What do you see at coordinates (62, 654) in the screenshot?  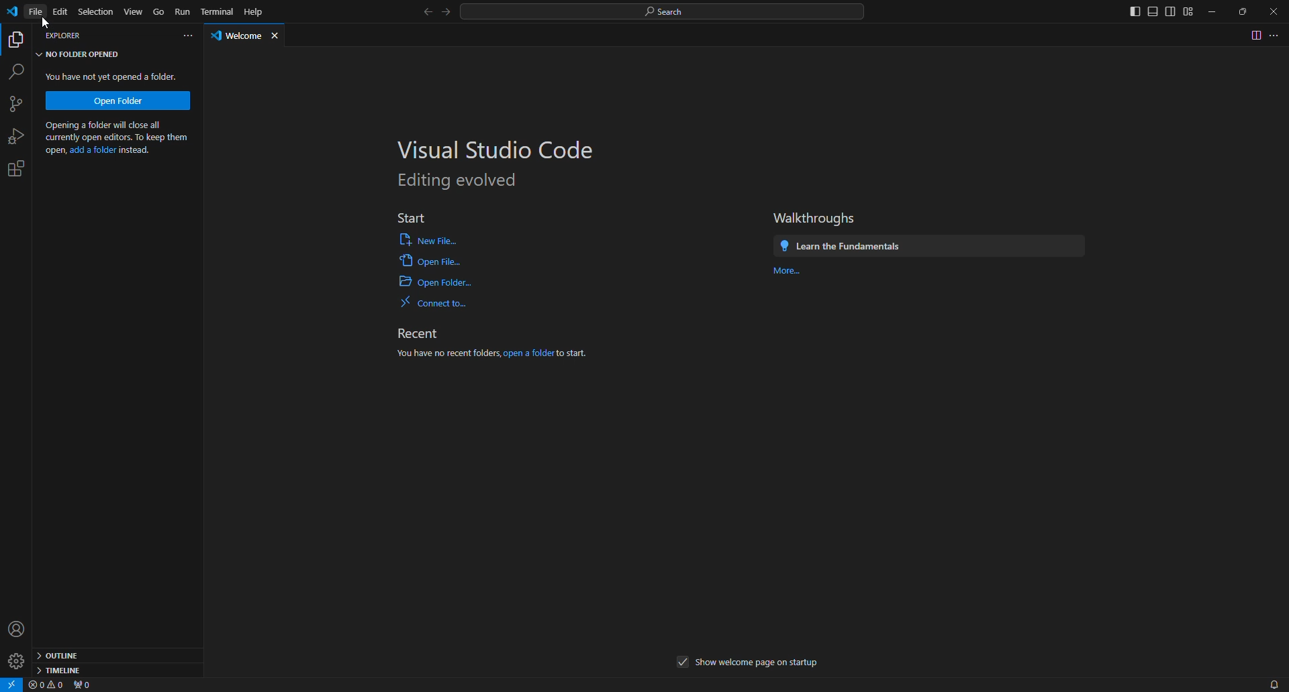 I see `outline` at bounding box center [62, 654].